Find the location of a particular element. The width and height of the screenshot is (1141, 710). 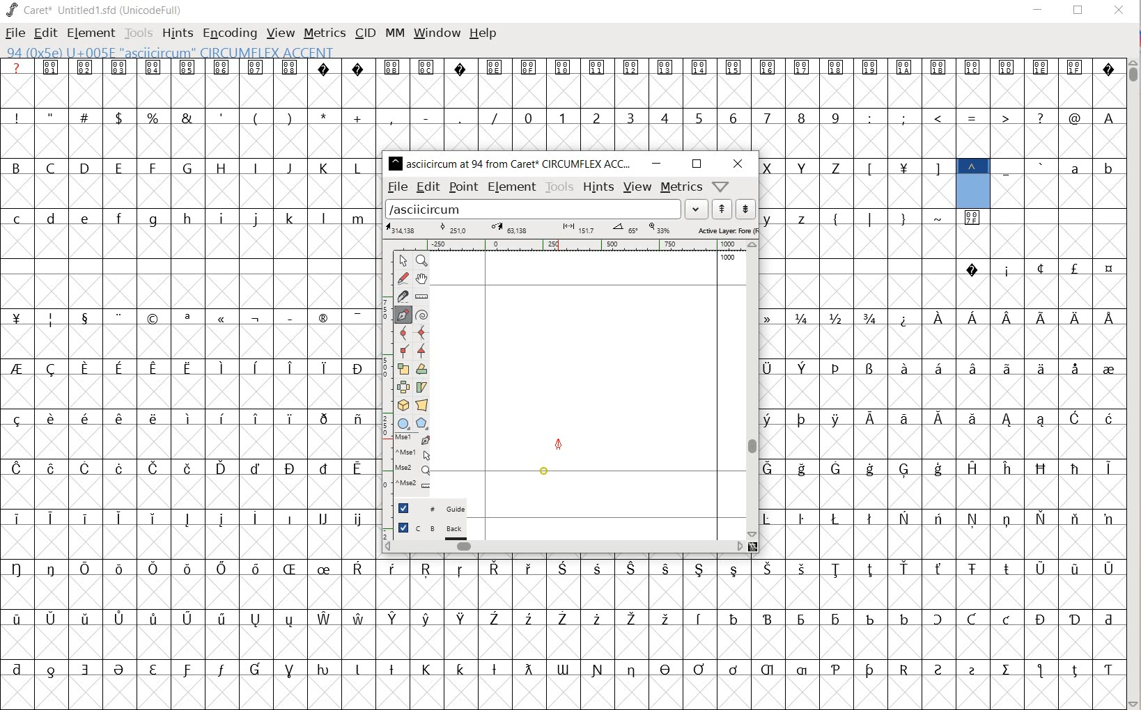

point added is located at coordinates (544, 472).